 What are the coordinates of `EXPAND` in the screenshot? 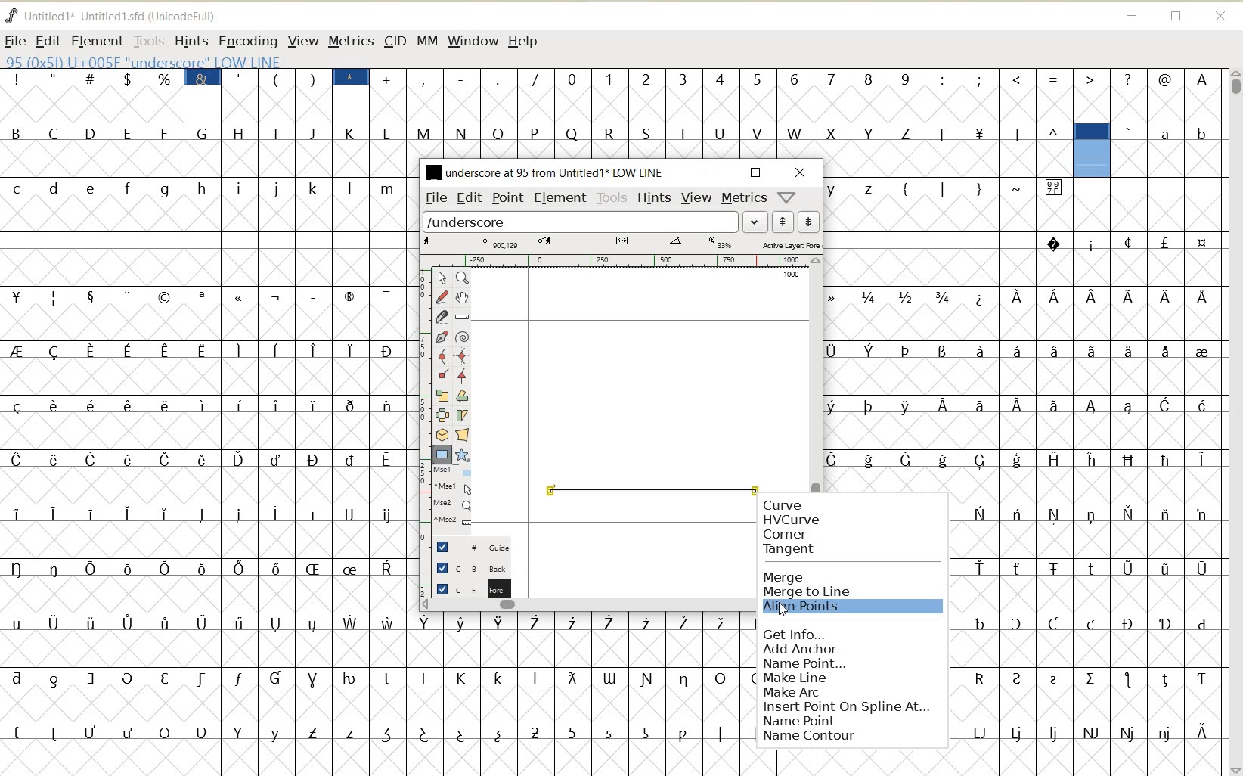 It's located at (756, 222).